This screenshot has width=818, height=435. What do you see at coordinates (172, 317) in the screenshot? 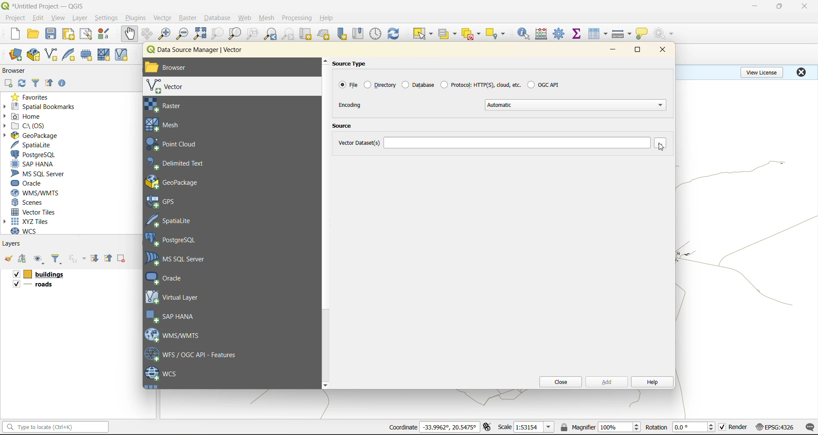
I see `sap hana` at bounding box center [172, 317].